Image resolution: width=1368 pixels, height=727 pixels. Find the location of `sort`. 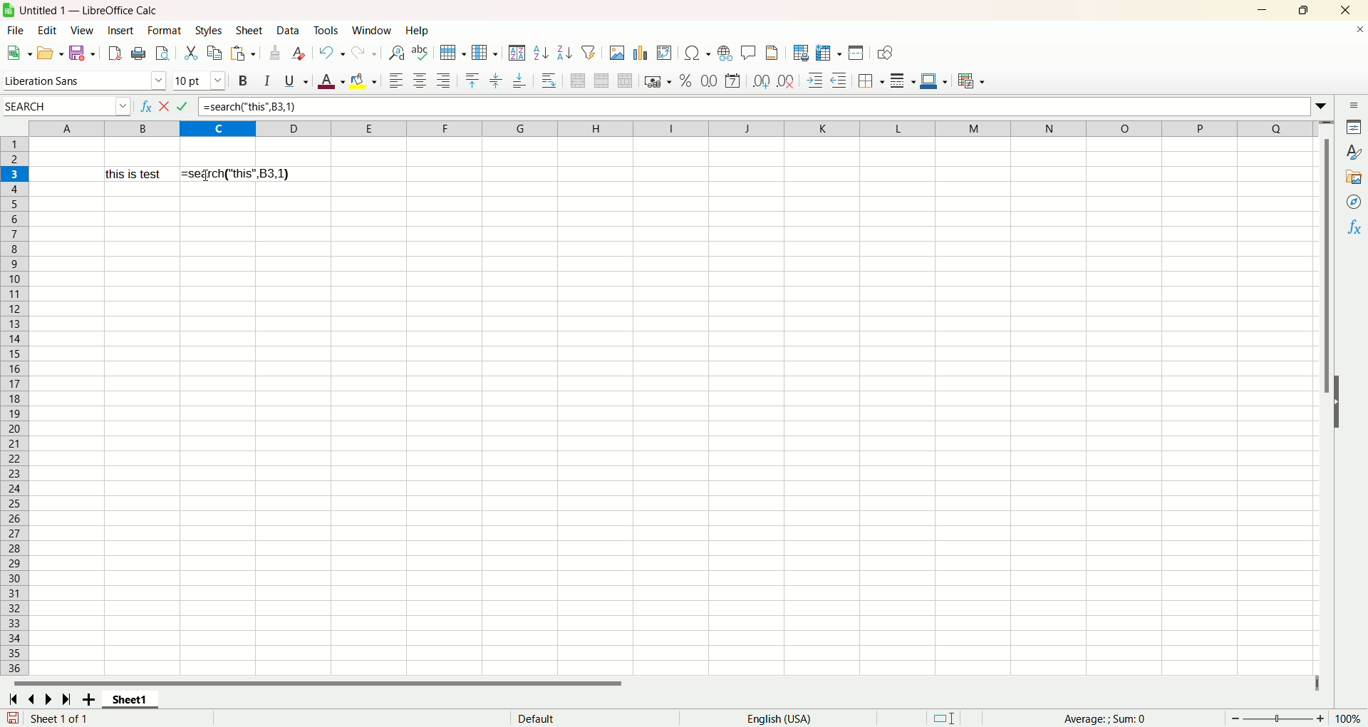

sort is located at coordinates (517, 53).